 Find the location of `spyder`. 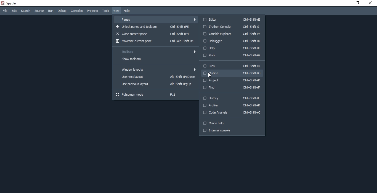

spyder is located at coordinates (10, 3).